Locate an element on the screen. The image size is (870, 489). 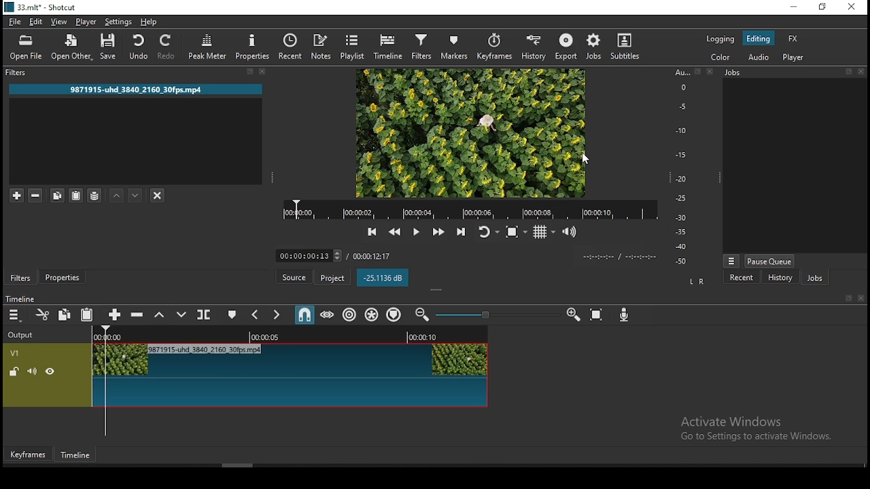
save is located at coordinates (111, 47).